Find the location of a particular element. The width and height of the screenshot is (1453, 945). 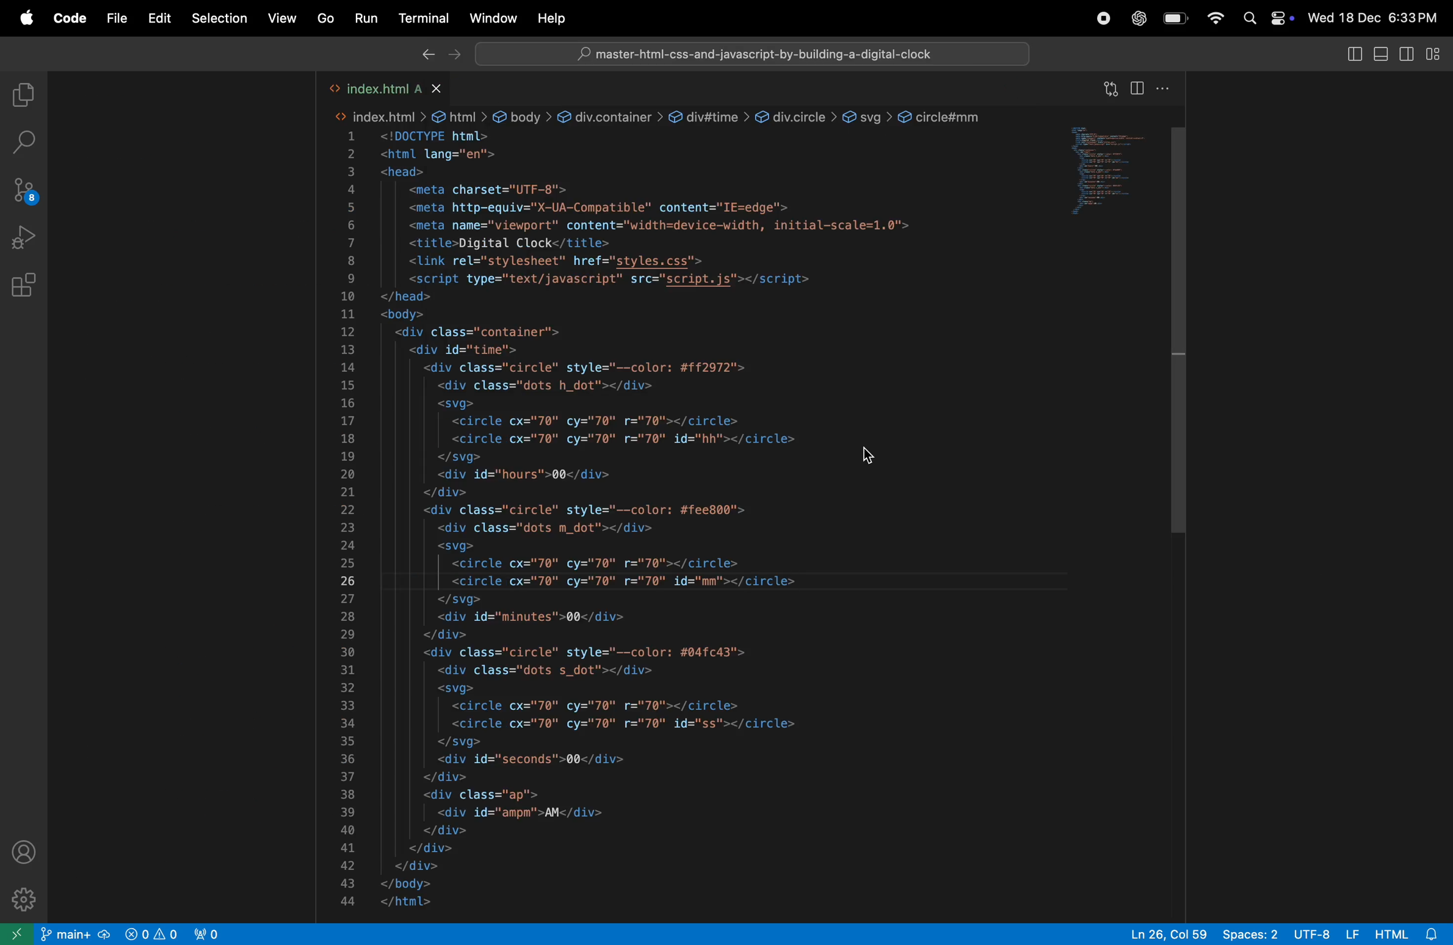

Control center is located at coordinates (1281, 17).